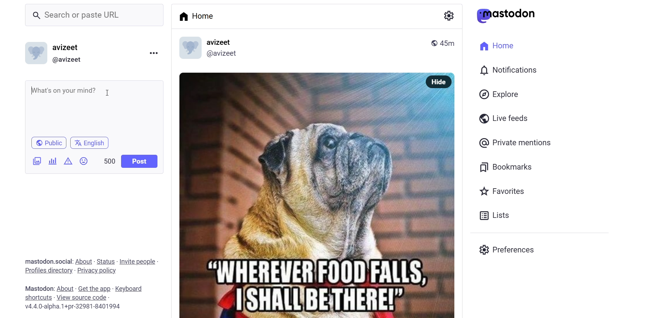 Image resolution: width=651 pixels, height=318 pixels. What do you see at coordinates (231, 54) in the screenshot?
I see `@avizeet` at bounding box center [231, 54].